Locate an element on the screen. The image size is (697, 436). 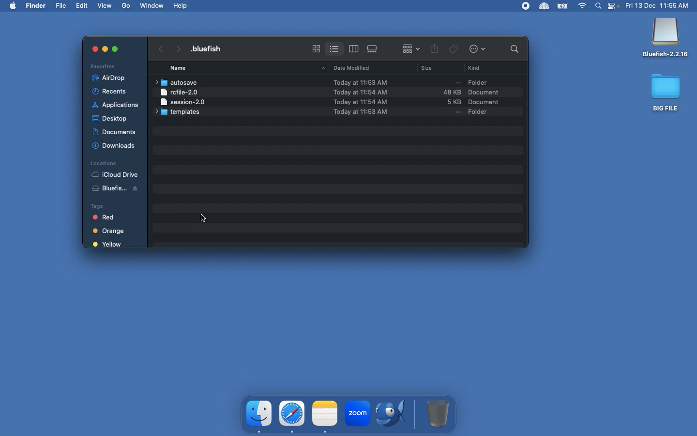
search is located at coordinates (512, 48).